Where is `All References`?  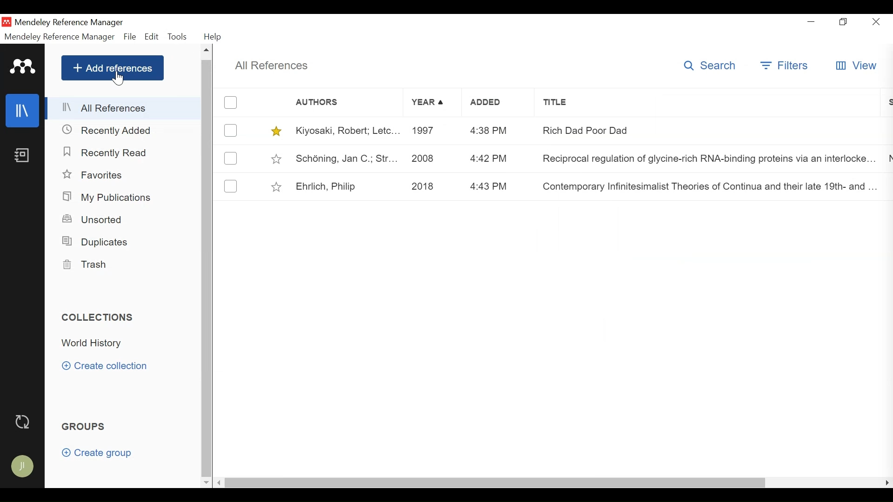 All References is located at coordinates (271, 66).